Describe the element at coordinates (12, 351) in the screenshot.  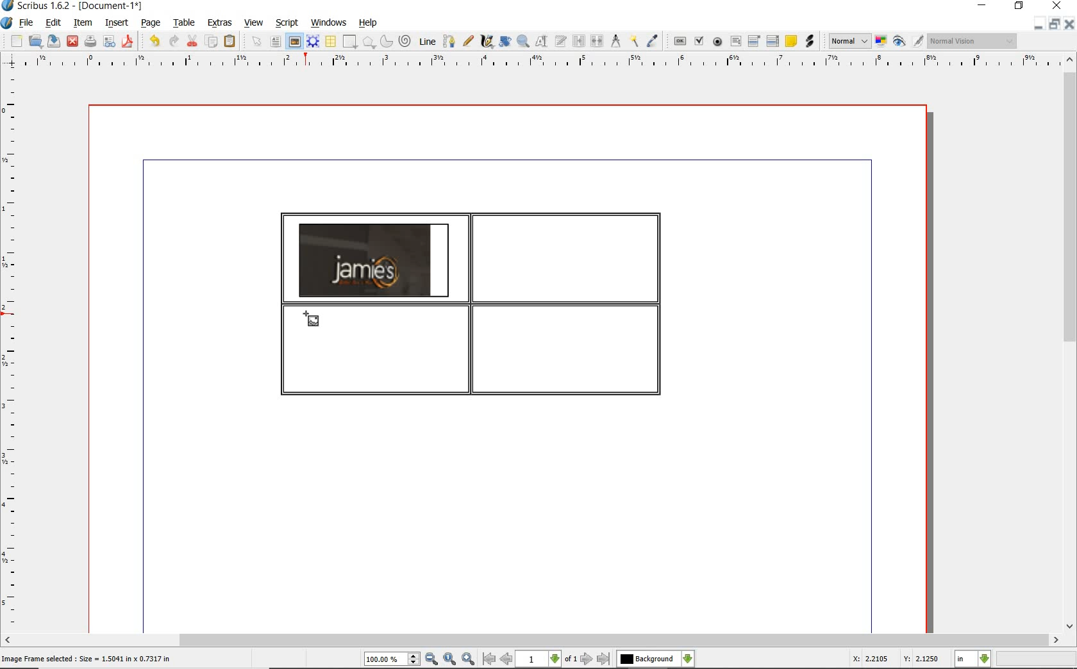
I see `ruler` at that location.